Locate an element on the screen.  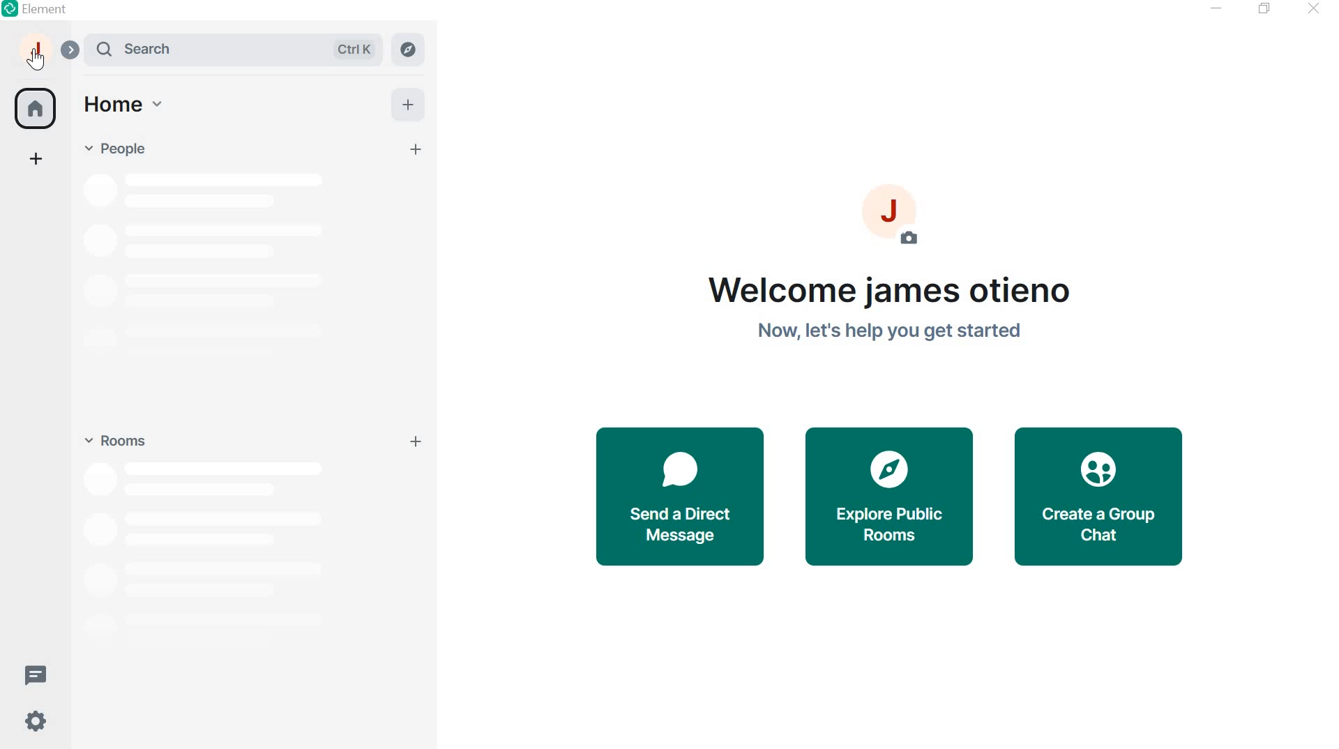
MINIMIZE is located at coordinates (1218, 8).